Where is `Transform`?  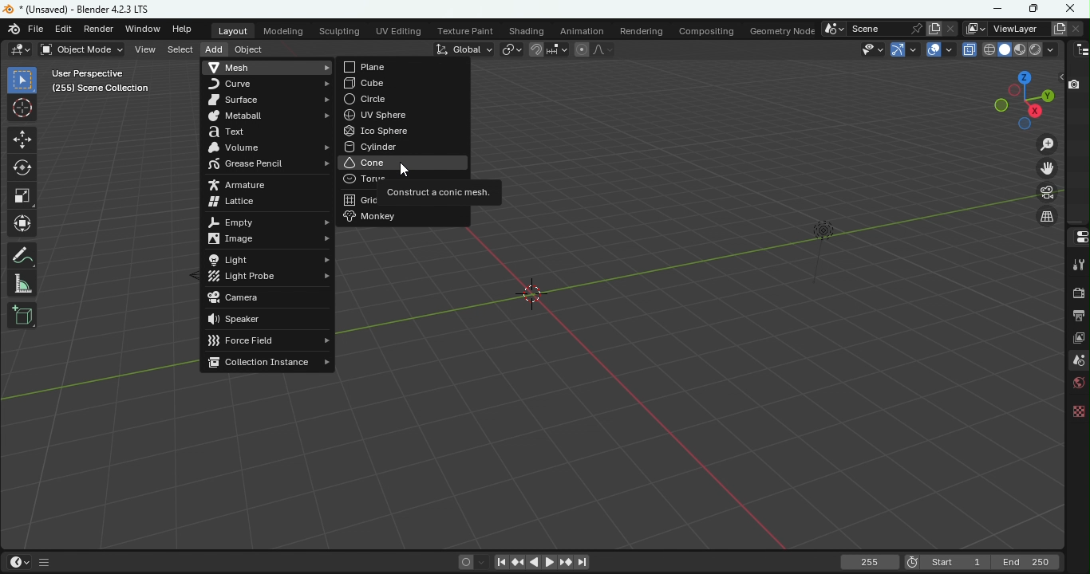
Transform is located at coordinates (22, 225).